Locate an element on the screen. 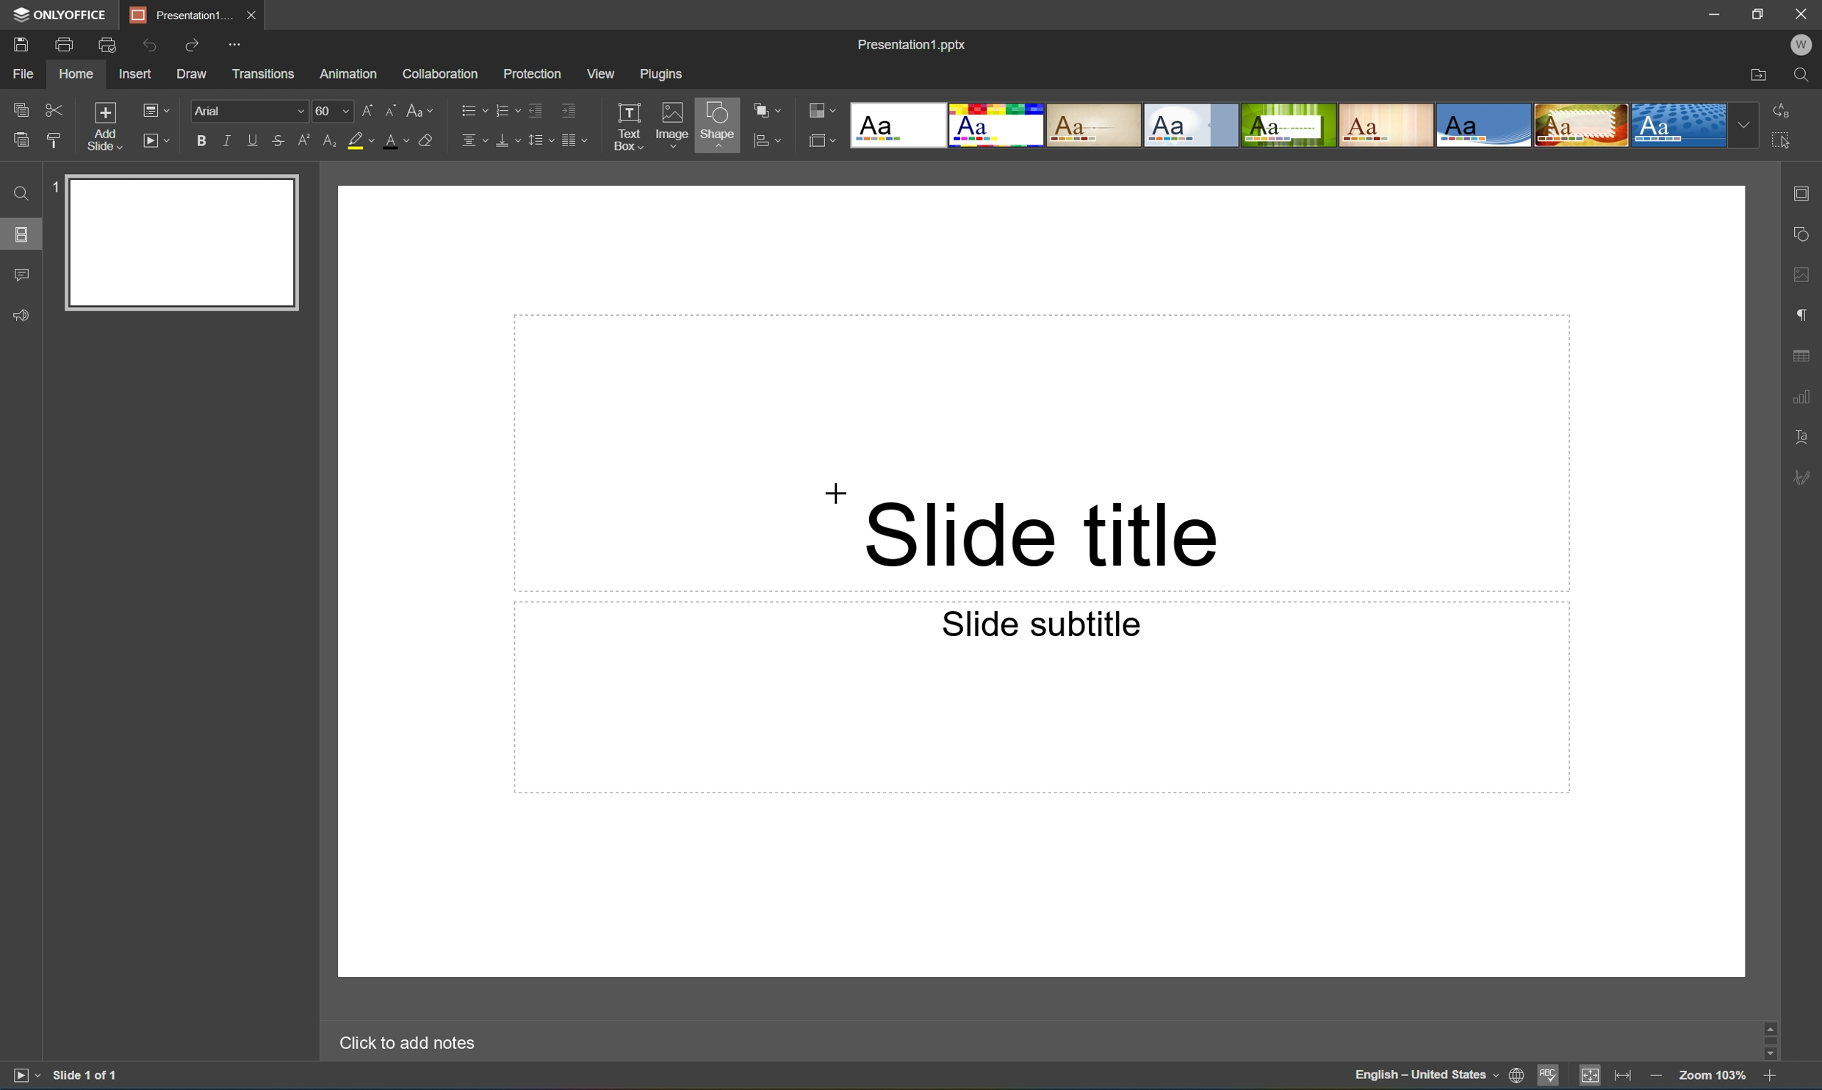  Minimize is located at coordinates (1708, 12).